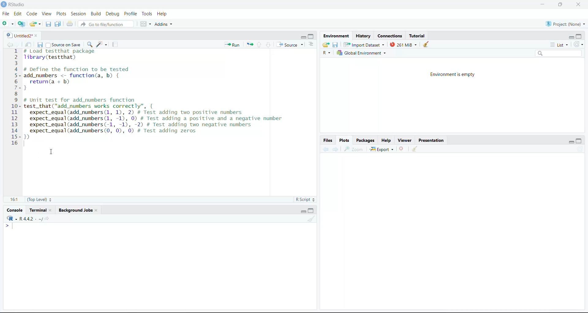 This screenshot has width=588, height=313. Describe the element at coordinates (258, 44) in the screenshot. I see `Go to previous section` at that location.